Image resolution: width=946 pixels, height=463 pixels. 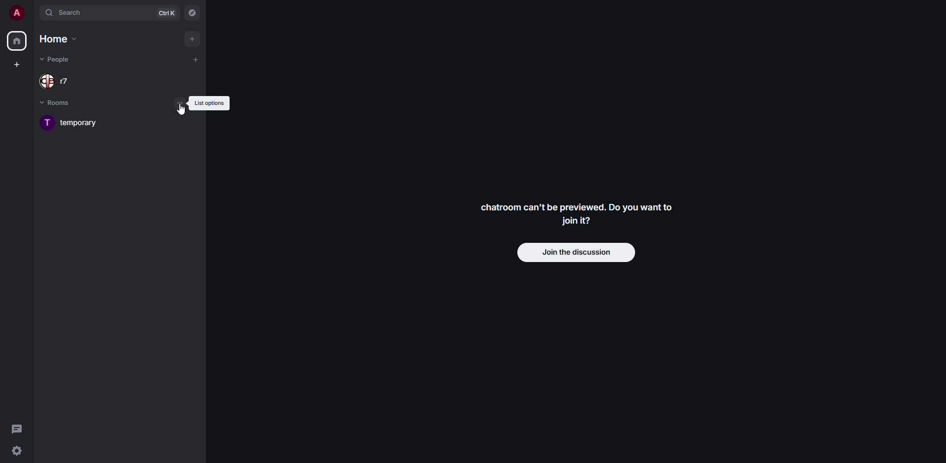 What do you see at coordinates (17, 64) in the screenshot?
I see `create space` at bounding box center [17, 64].